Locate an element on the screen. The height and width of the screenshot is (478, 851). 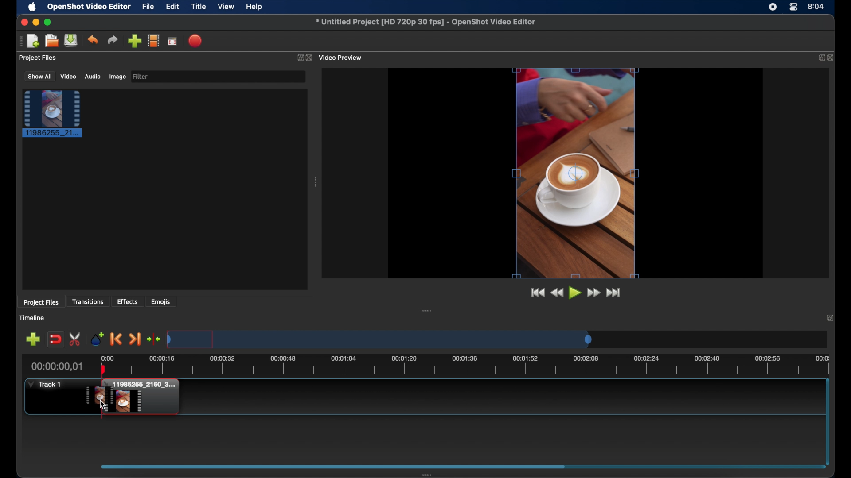
project files is located at coordinates (39, 58).